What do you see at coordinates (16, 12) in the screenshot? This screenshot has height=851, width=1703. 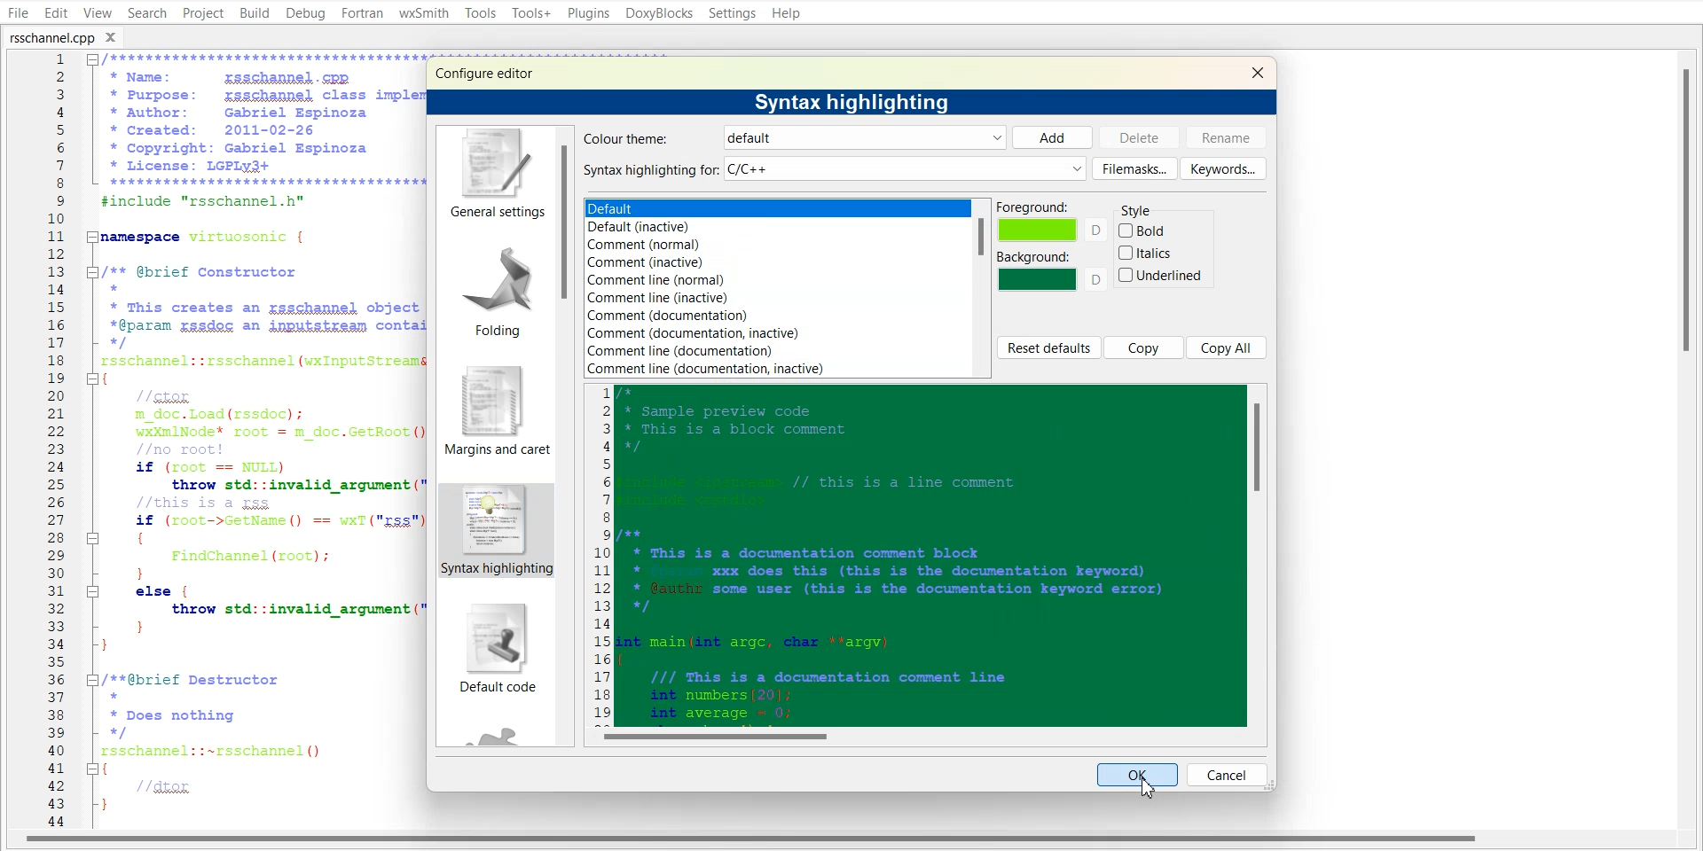 I see `File` at bounding box center [16, 12].